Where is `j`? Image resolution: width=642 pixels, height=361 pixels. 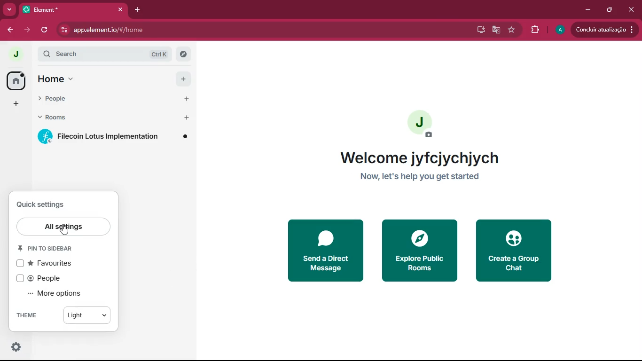 j is located at coordinates (11, 54).